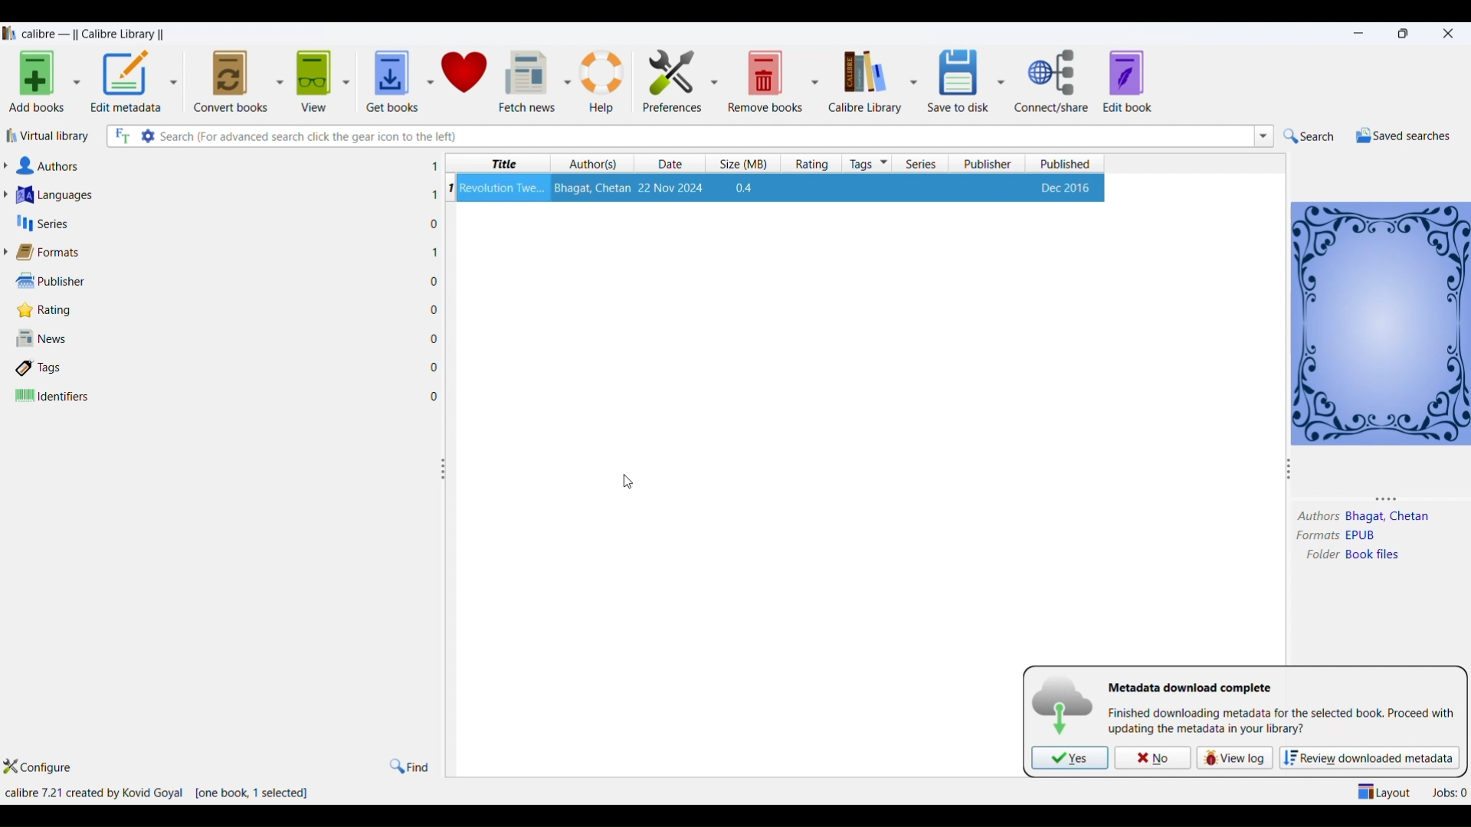  I want to click on maximize , so click(1406, 33).